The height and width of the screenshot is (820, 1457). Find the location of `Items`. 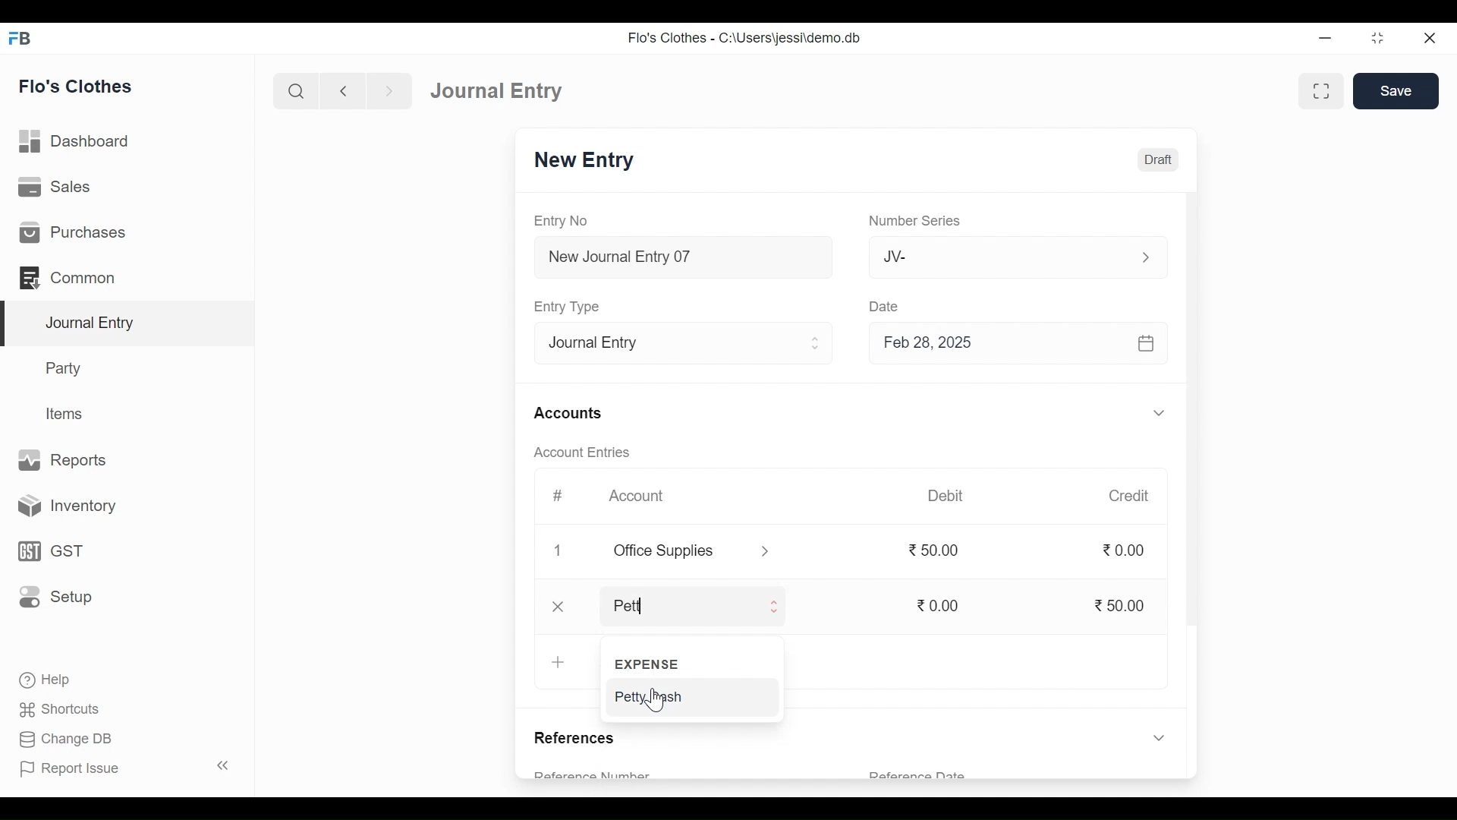

Items is located at coordinates (67, 414).